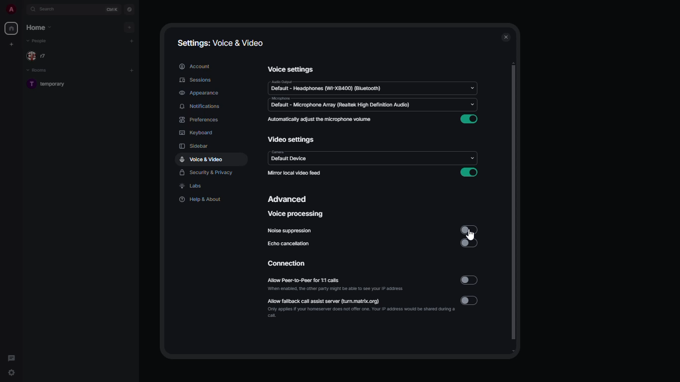 Image resolution: width=680 pixels, height=382 pixels. I want to click on home, so click(12, 28).